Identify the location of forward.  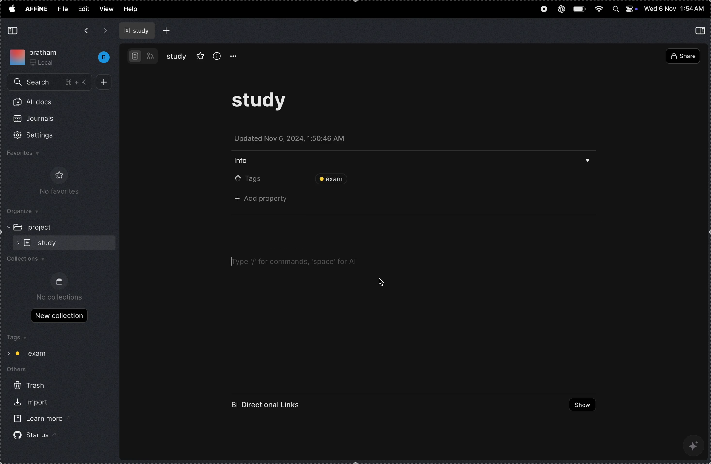
(105, 30).